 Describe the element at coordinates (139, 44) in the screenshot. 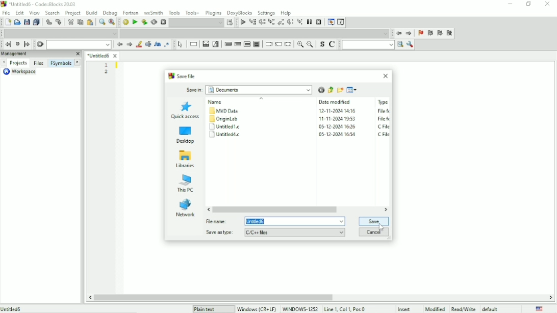

I see `Highlight` at that location.